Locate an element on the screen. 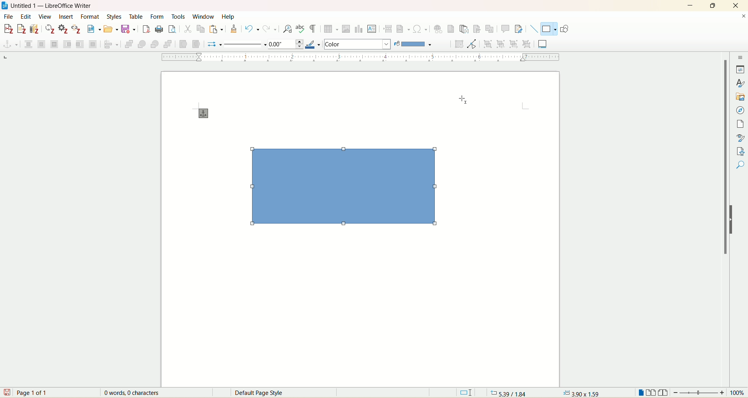 This screenshot has height=398, width=748. line color is located at coordinates (315, 44).